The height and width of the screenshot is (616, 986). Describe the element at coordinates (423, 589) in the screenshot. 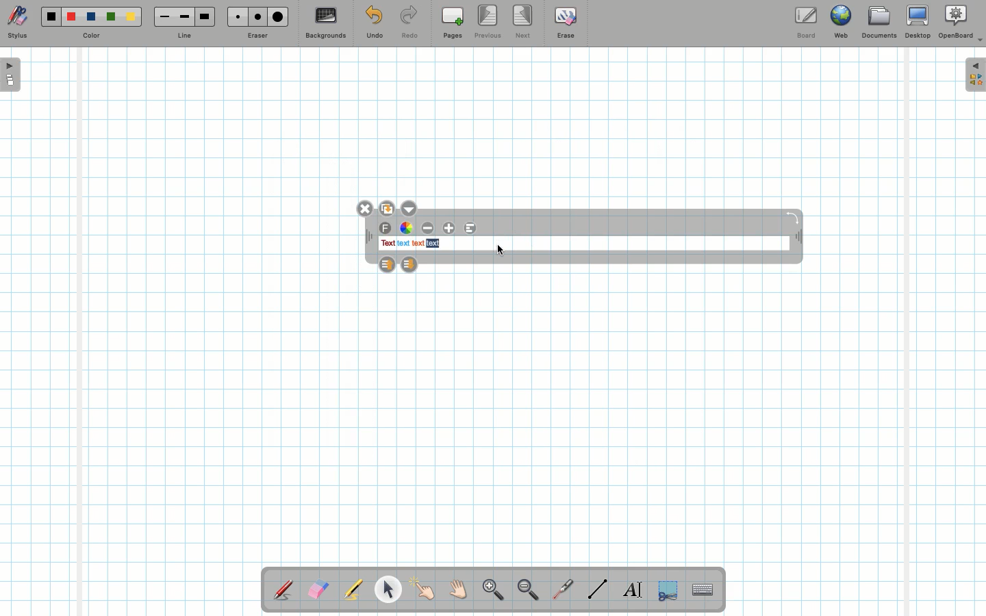

I see `Pointer` at that location.